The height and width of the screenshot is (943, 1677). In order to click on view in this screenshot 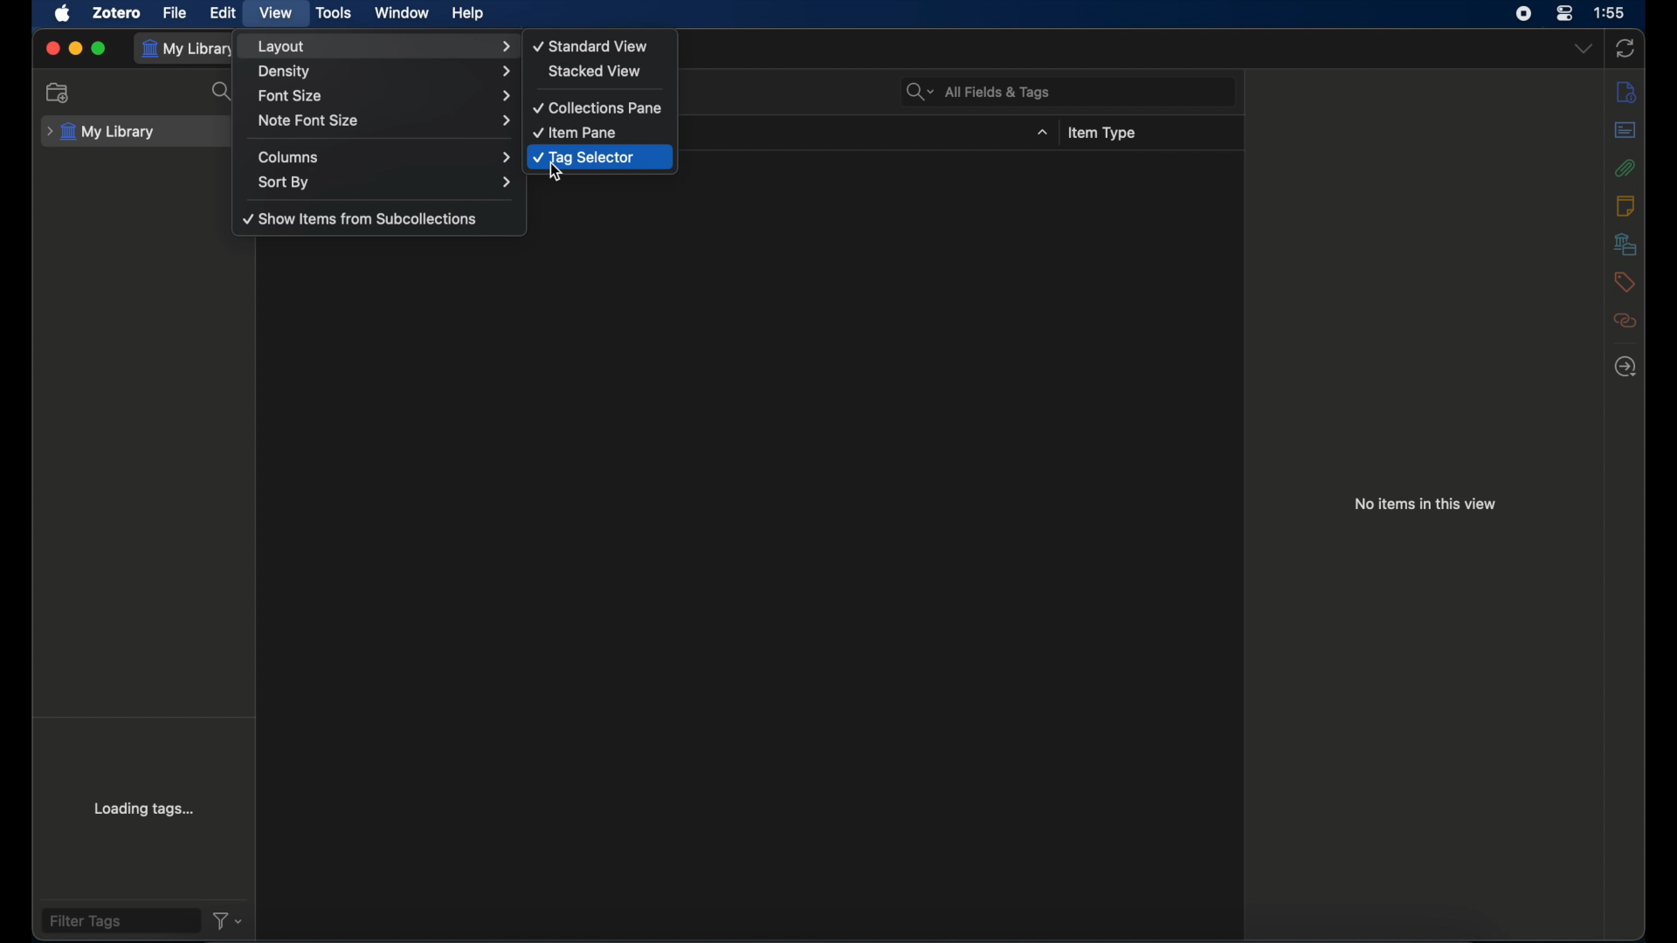, I will do `click(276, 14)`.